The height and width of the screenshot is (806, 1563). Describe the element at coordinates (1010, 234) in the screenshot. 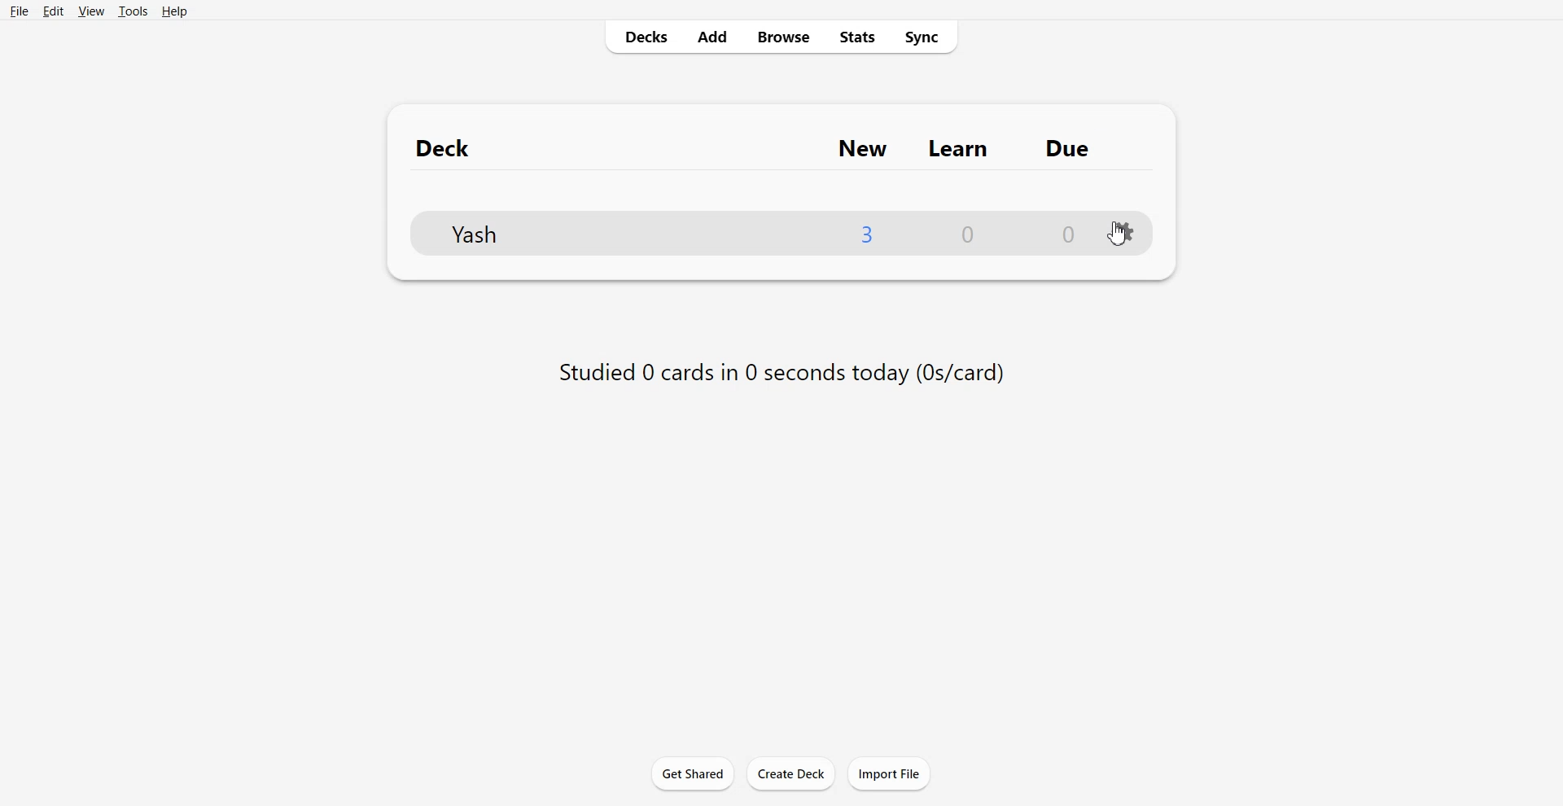

I see `0, 0` at that location.